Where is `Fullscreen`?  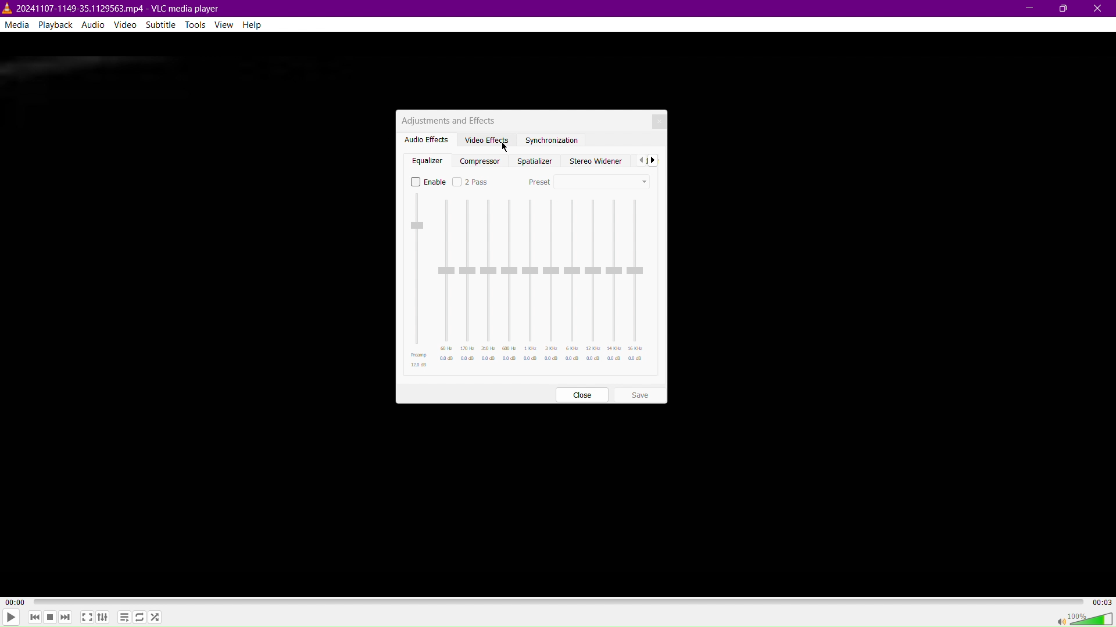
Fullscreen is located at coordinates (87, 617).